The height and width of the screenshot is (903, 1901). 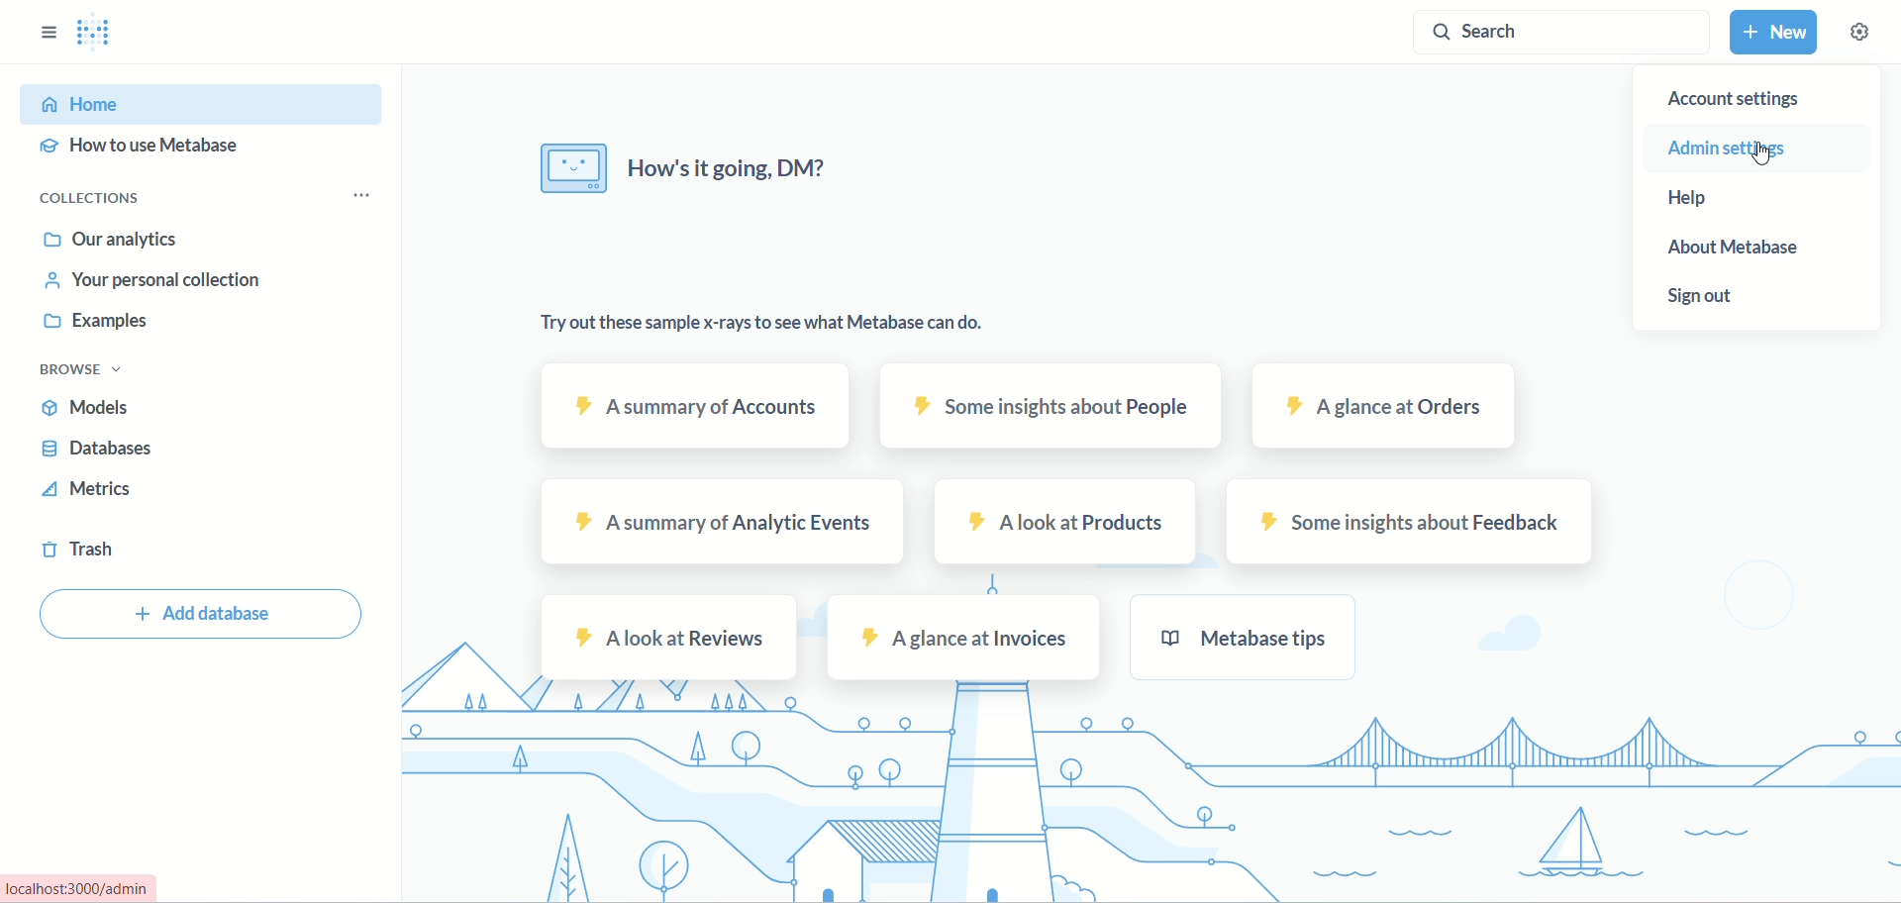 What do you see at coordinates (1064, 521) in the screenshot?
I see `products` at bounding box center [1064, 521].